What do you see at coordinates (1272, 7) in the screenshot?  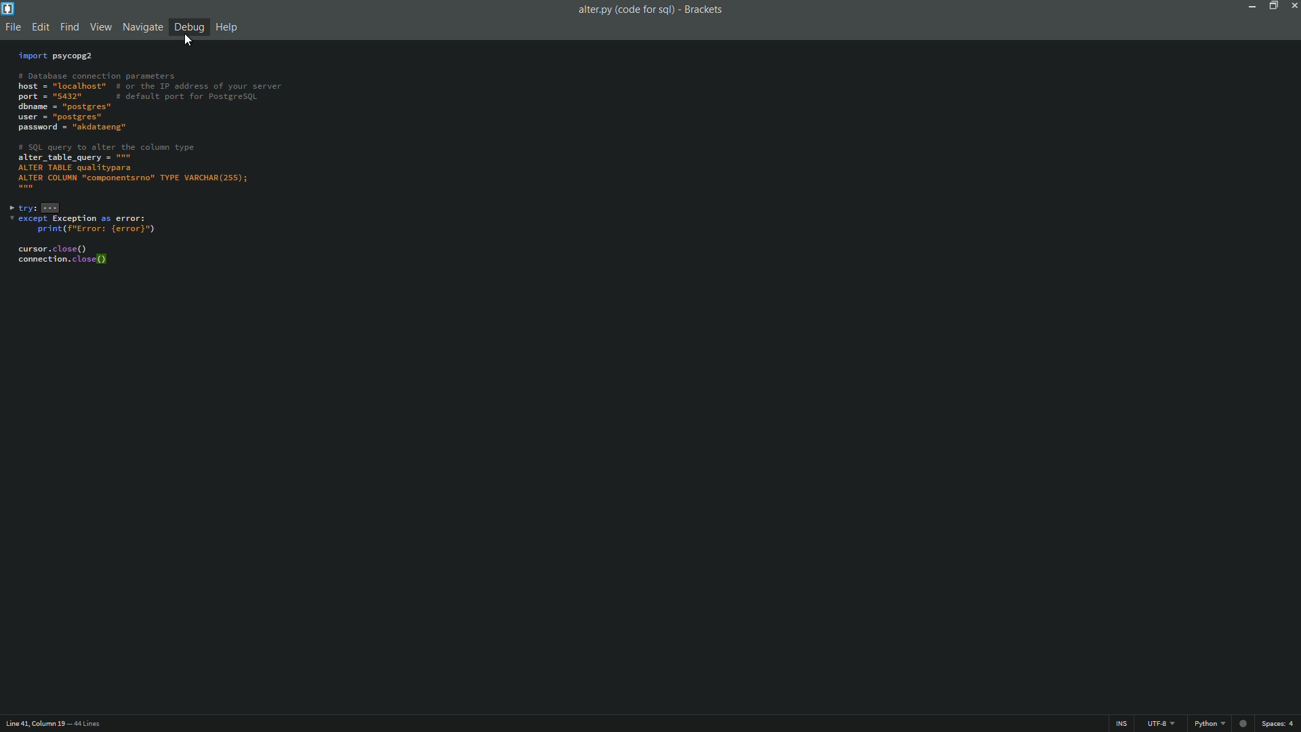 I see `maximize` at bounding box center [1272, 7].